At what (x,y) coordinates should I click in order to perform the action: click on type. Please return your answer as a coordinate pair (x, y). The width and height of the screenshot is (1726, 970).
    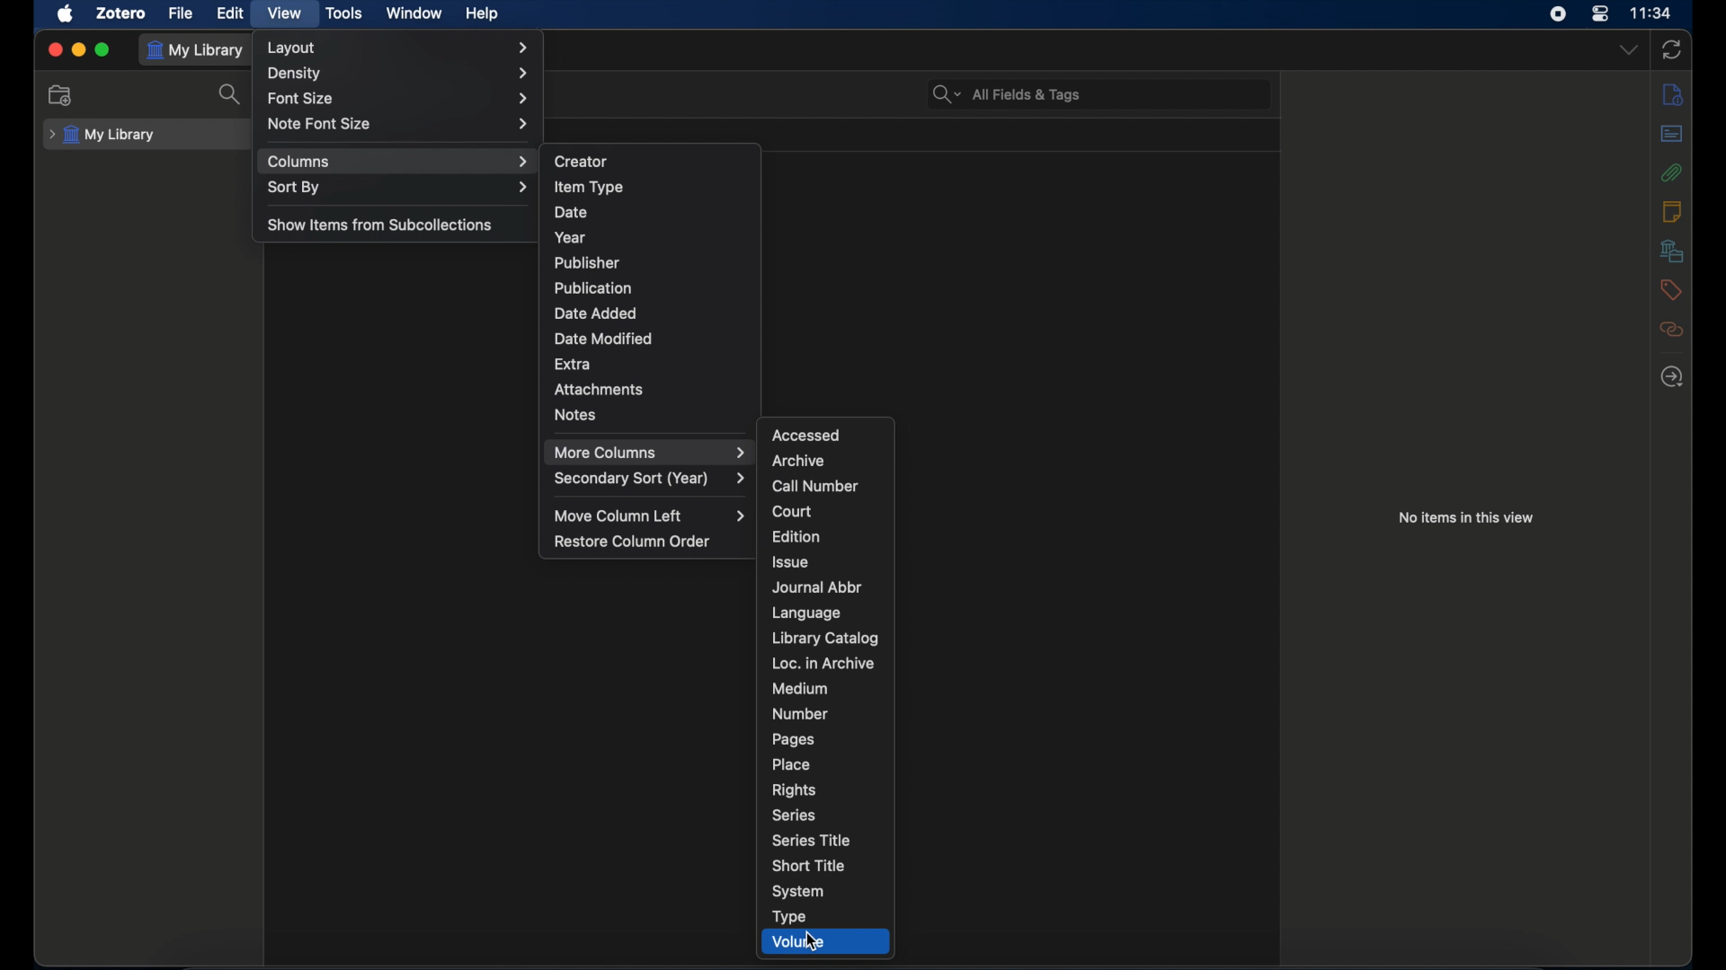
    Looking at the image, I should click on (791, 917).